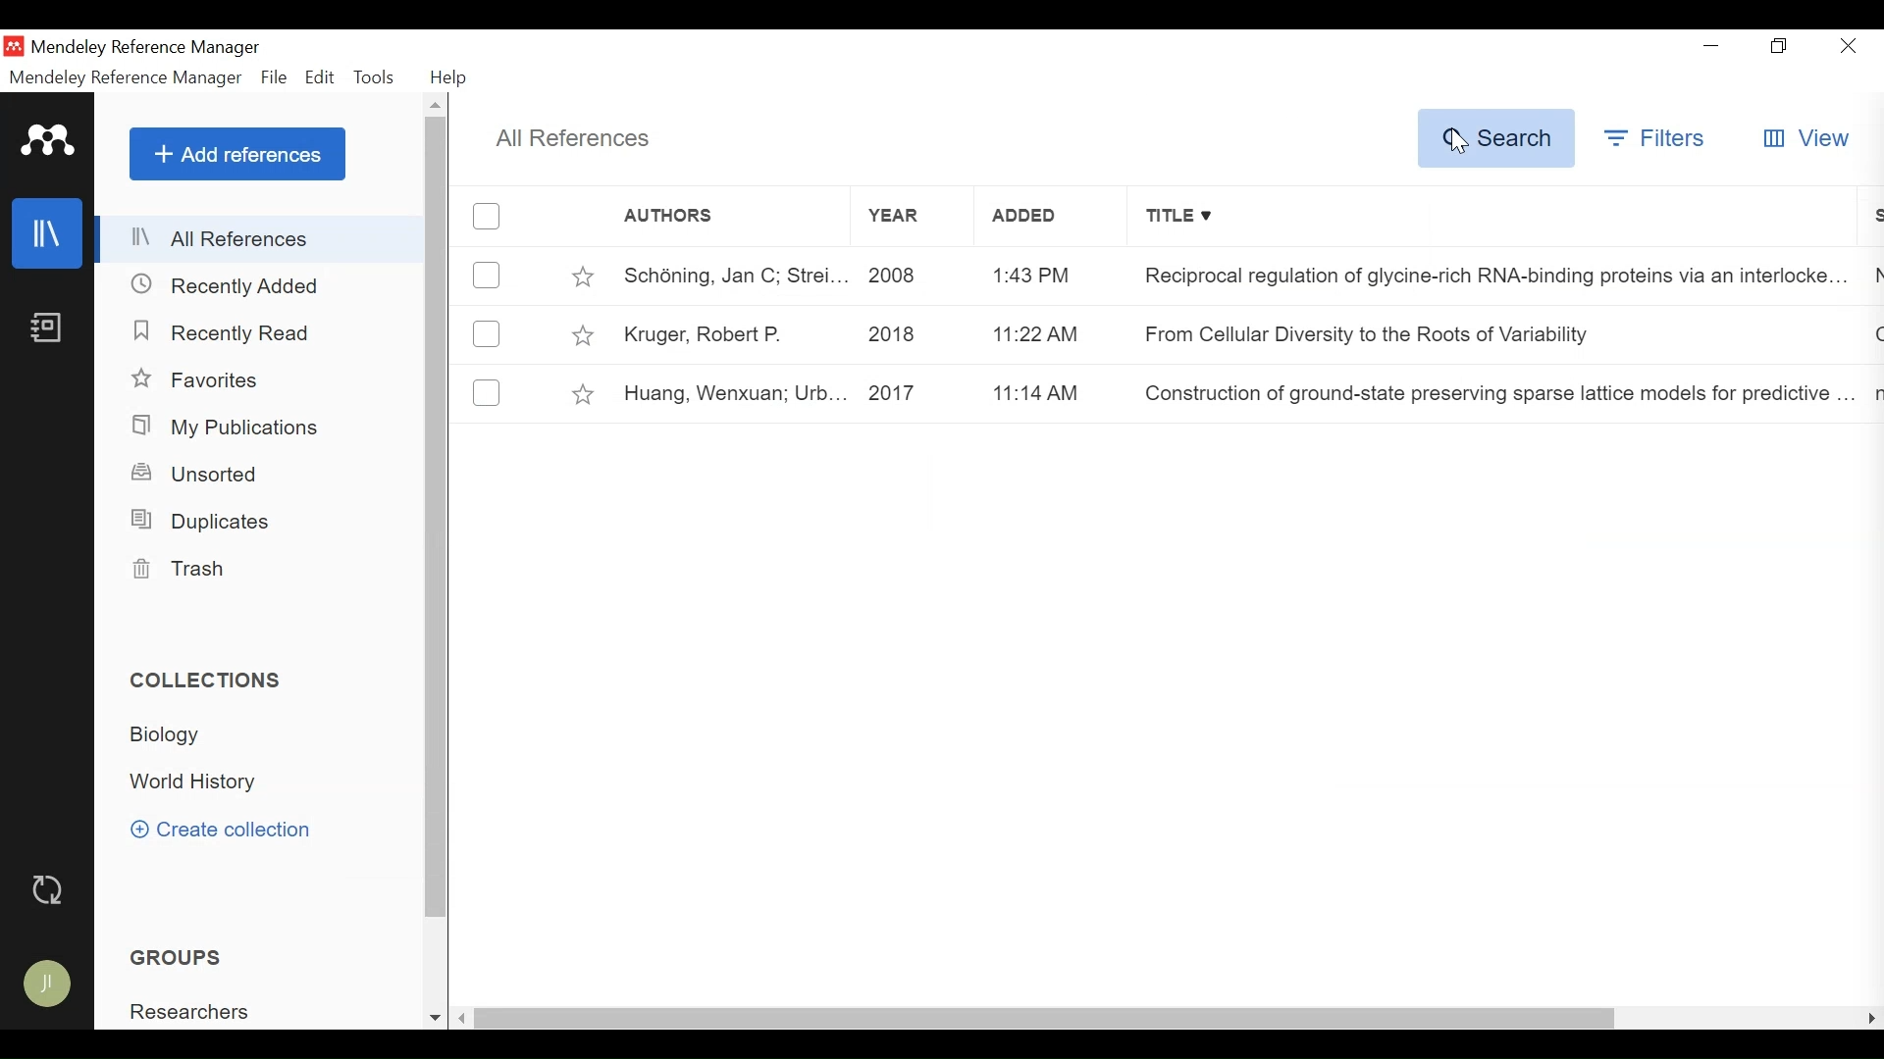 The image size is (1884, 1059). Describe the element at coordinates (916, 276) in the screenshot. I see `2008` at that location.